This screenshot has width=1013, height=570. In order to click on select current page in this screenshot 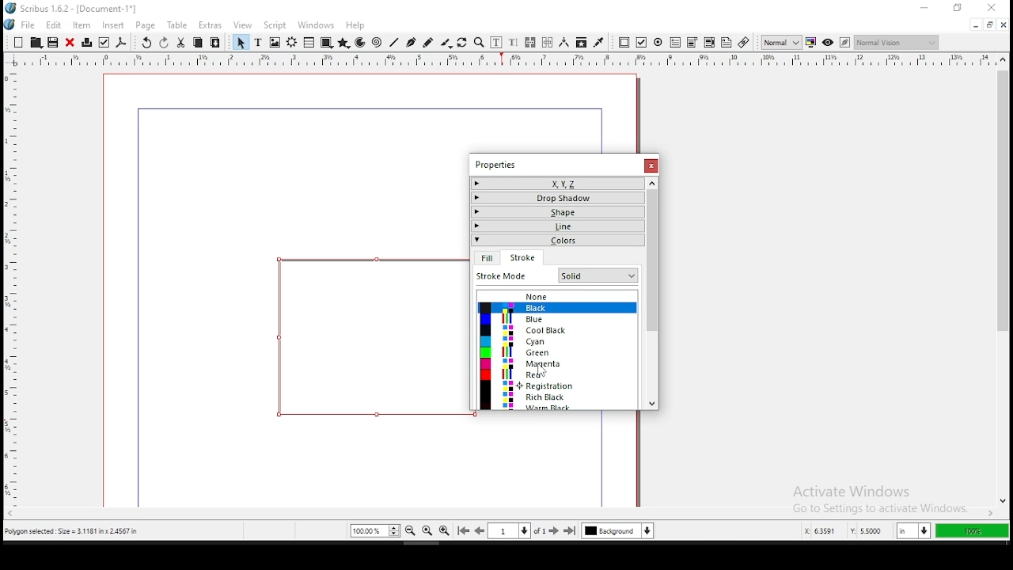, I will do `click(509, 530)`.